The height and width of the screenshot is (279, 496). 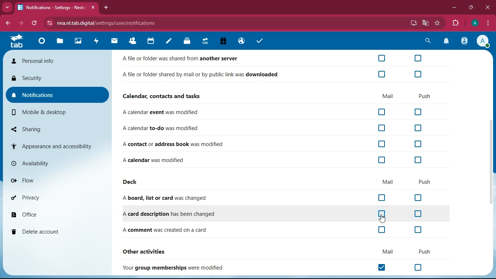 I want to click on activity, so click(x=465, y=41).